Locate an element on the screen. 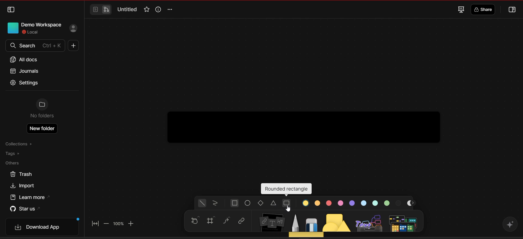 The height and width of the screenshot is (239, 523). sign in profile is located at coordinates (74, 29).